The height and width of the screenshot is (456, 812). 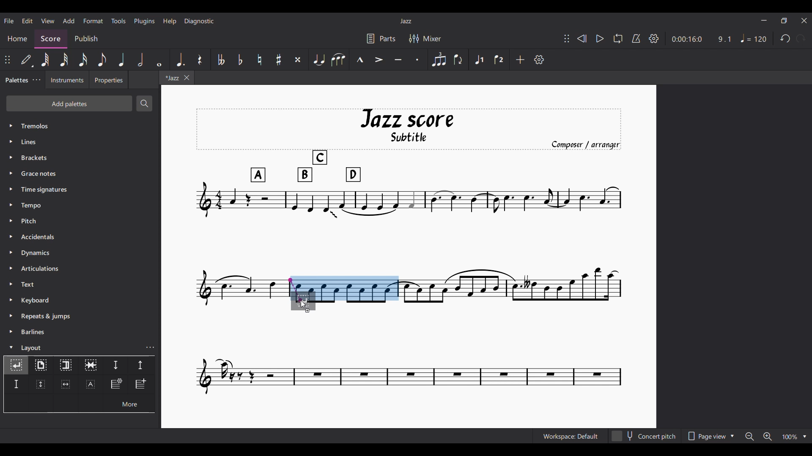 What do you see at coordinates (398, 60) in the screenshot?
I see `Tenuto` at bounding box center [398, 60].